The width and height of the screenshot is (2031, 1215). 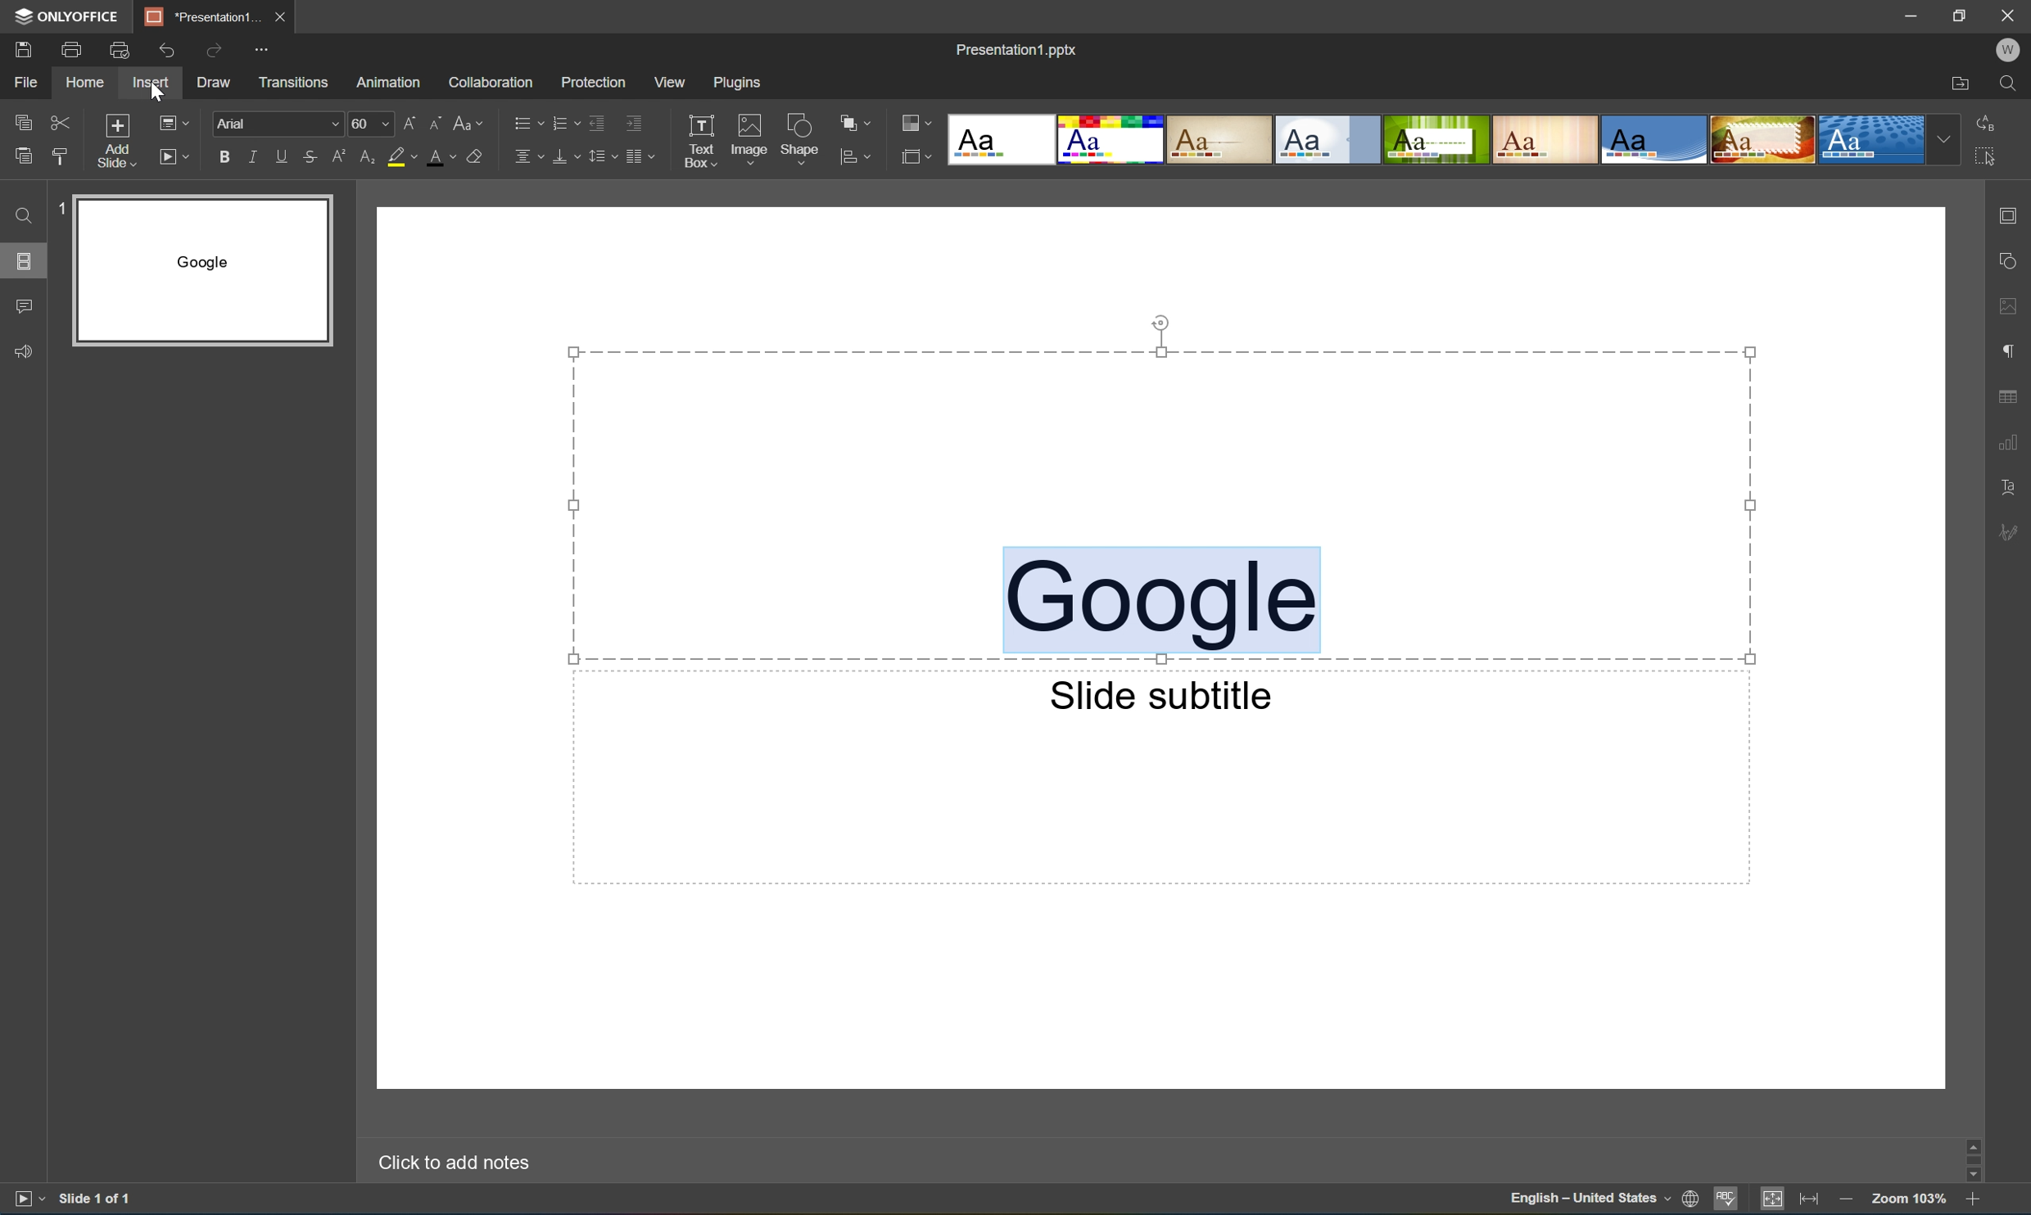 I want to click on Add slide, so click(x=121, y=141).